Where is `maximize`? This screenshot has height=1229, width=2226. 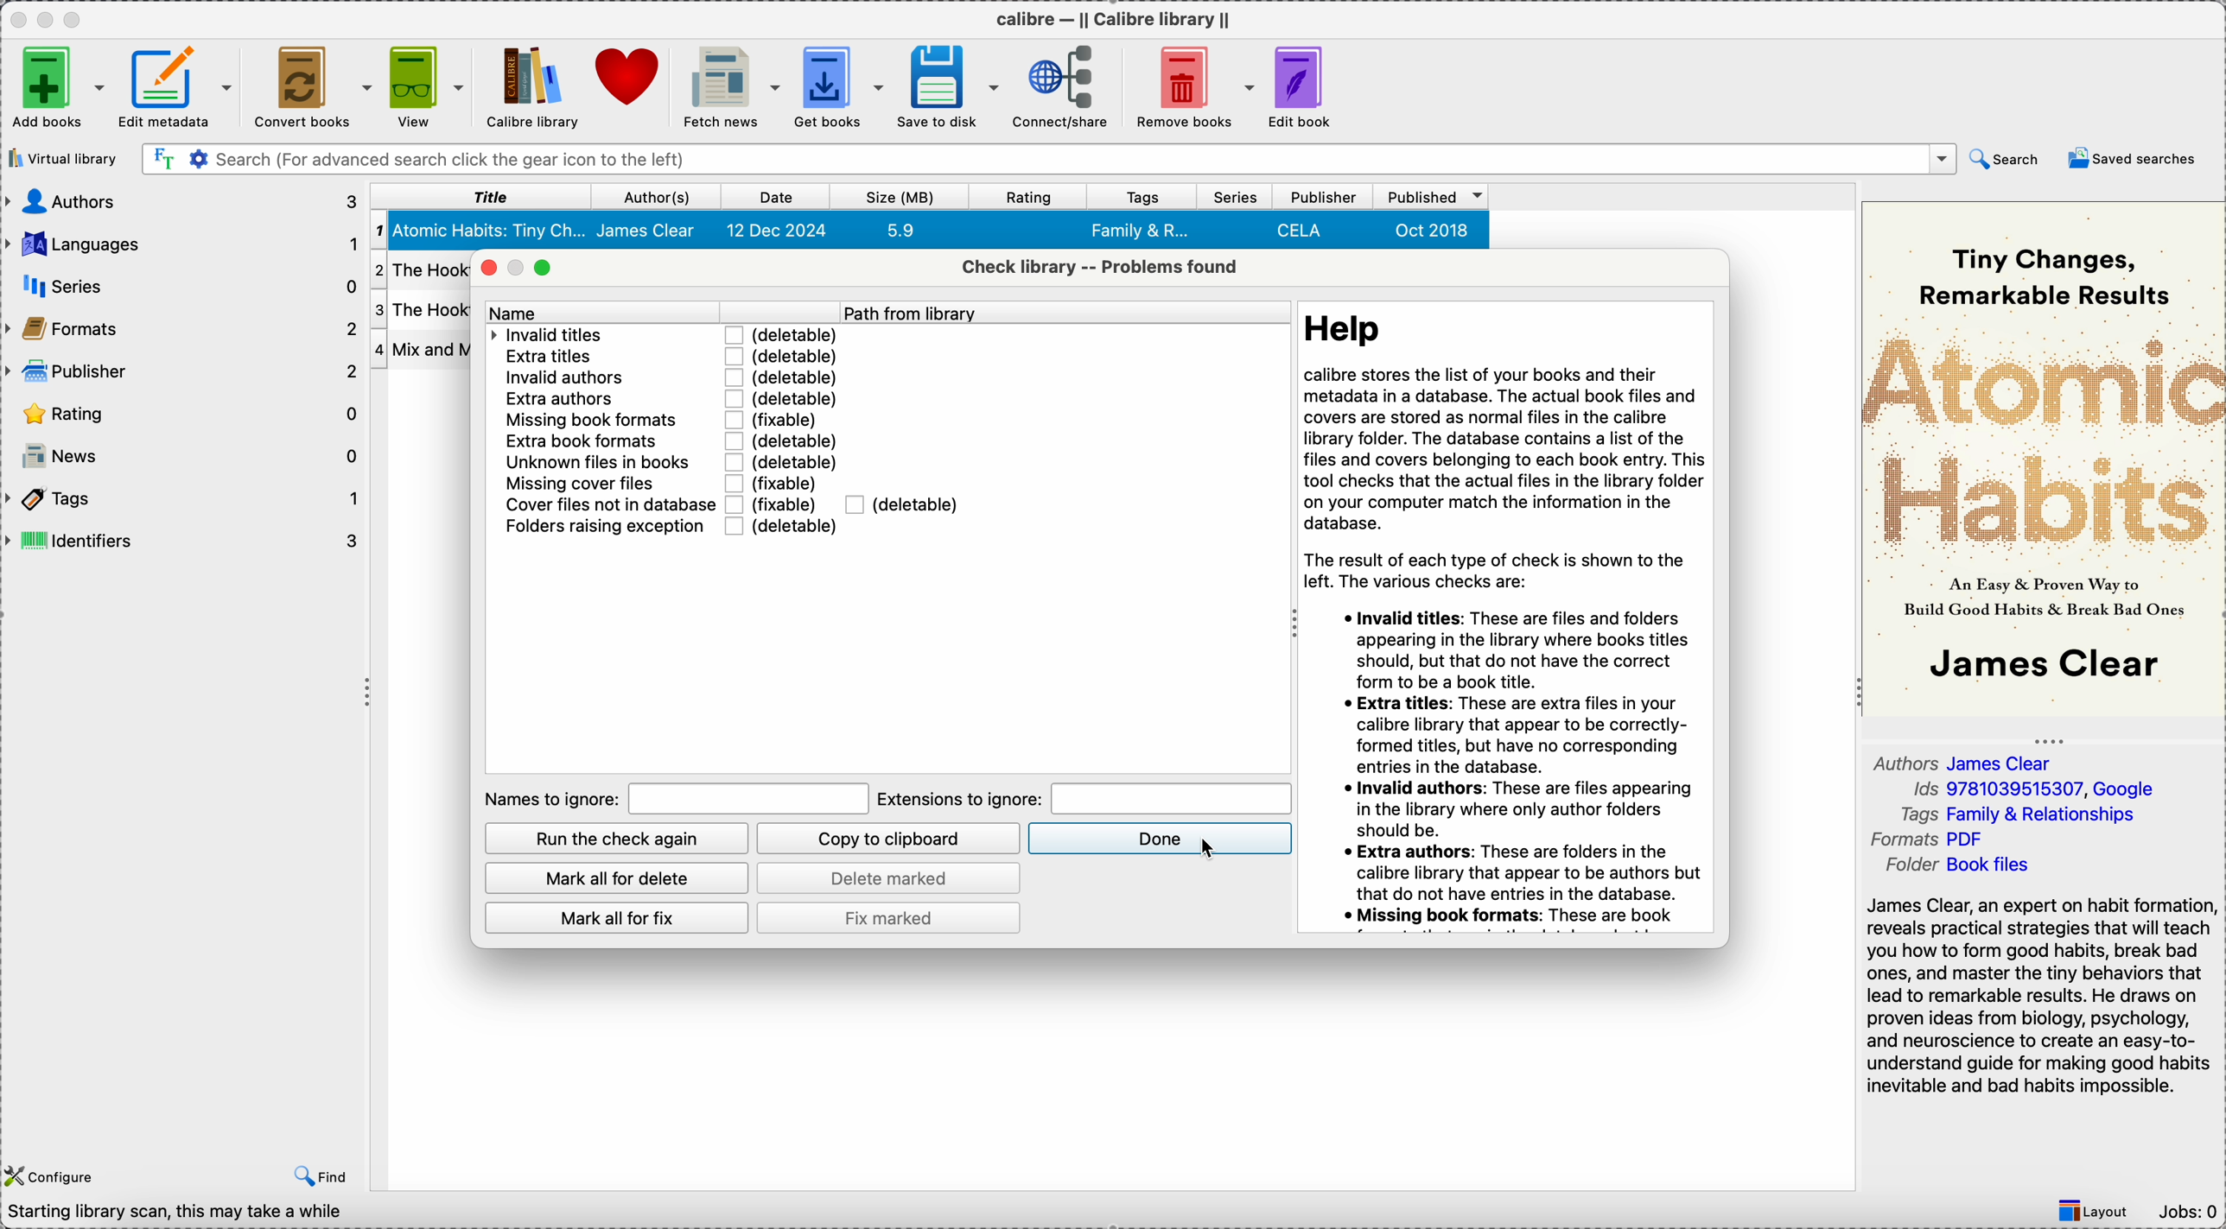 maximize is located at coordinates (545, 269).